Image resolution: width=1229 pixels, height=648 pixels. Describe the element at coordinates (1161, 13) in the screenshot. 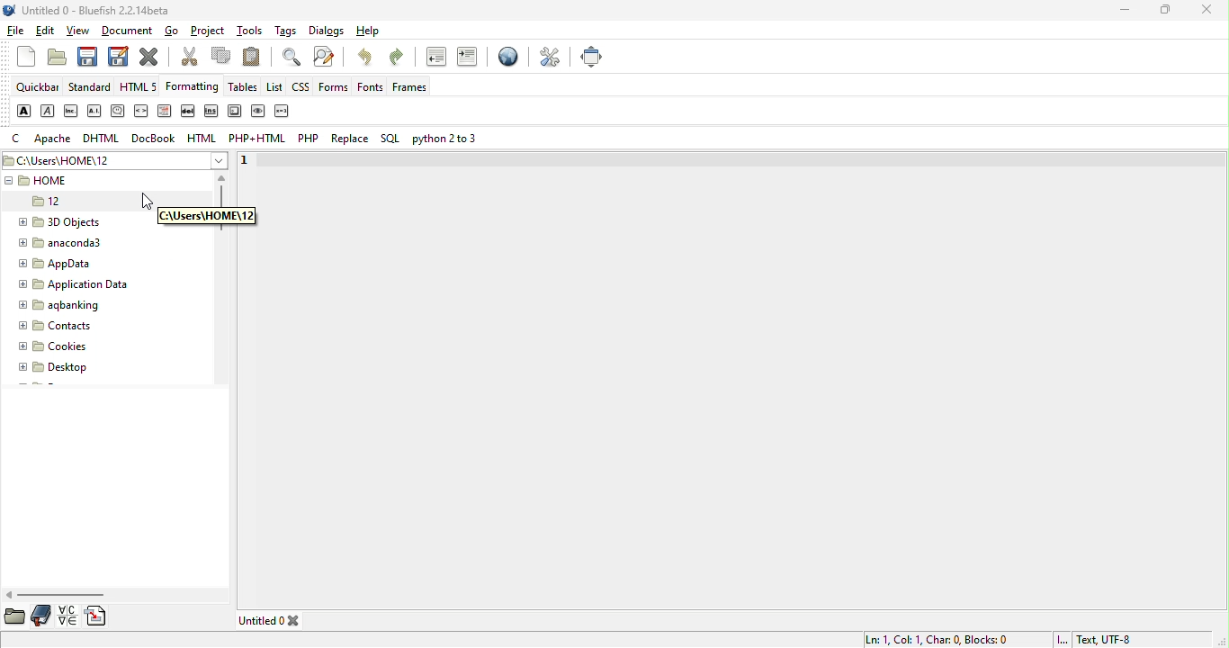

I see `maximize` at that location.